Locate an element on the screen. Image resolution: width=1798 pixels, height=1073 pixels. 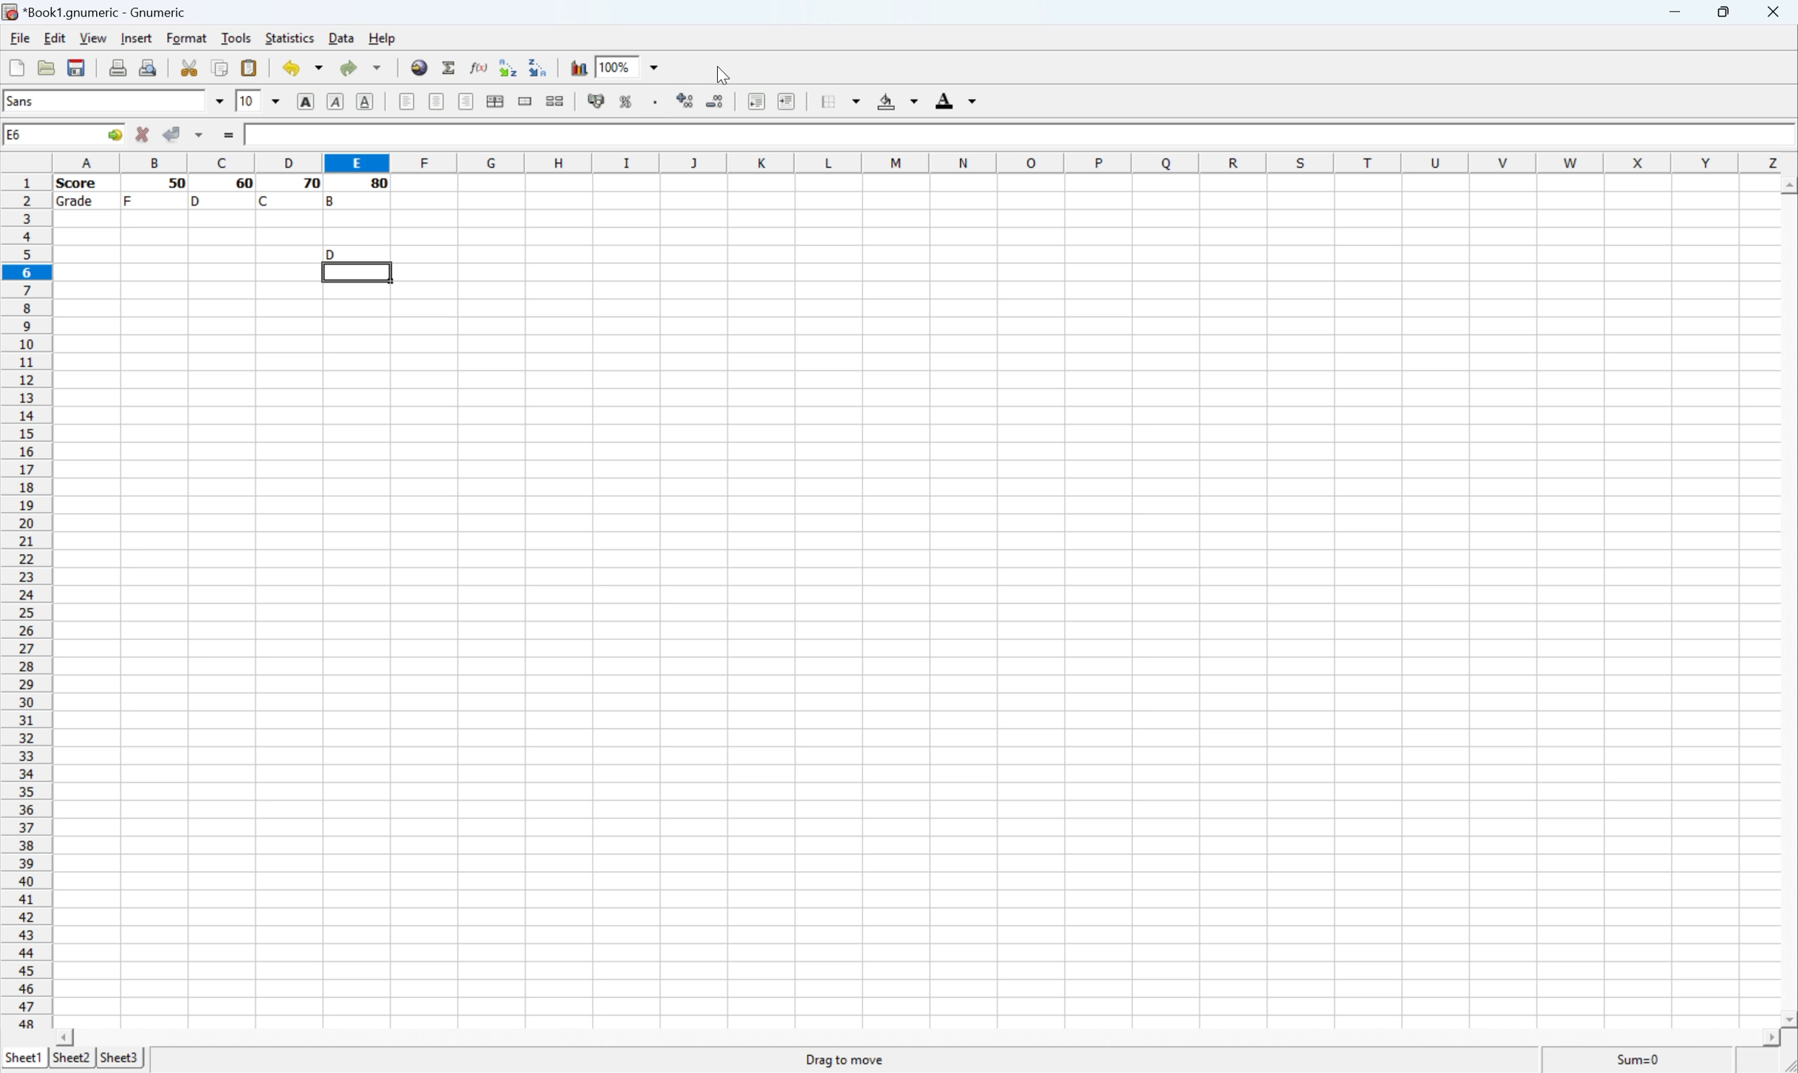
Underline is located at coordinates (363, 102).